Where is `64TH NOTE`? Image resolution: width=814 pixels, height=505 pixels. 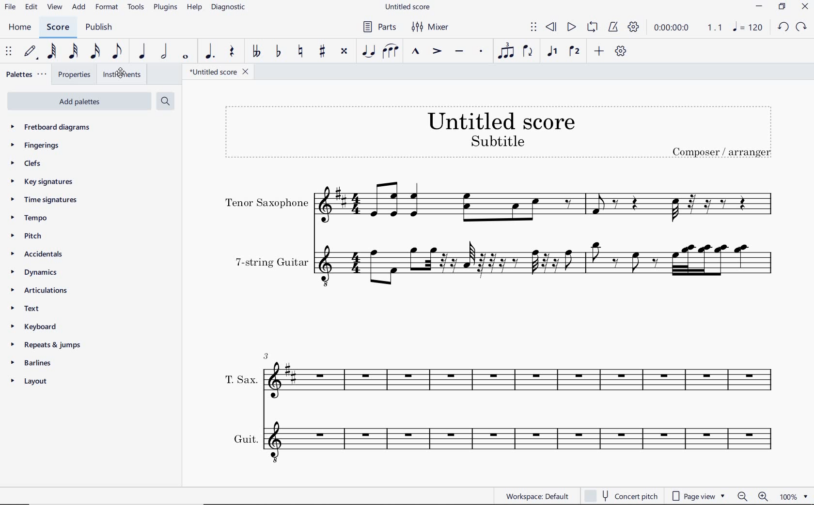
64TH NOTE is located at coordinates (51, 51).